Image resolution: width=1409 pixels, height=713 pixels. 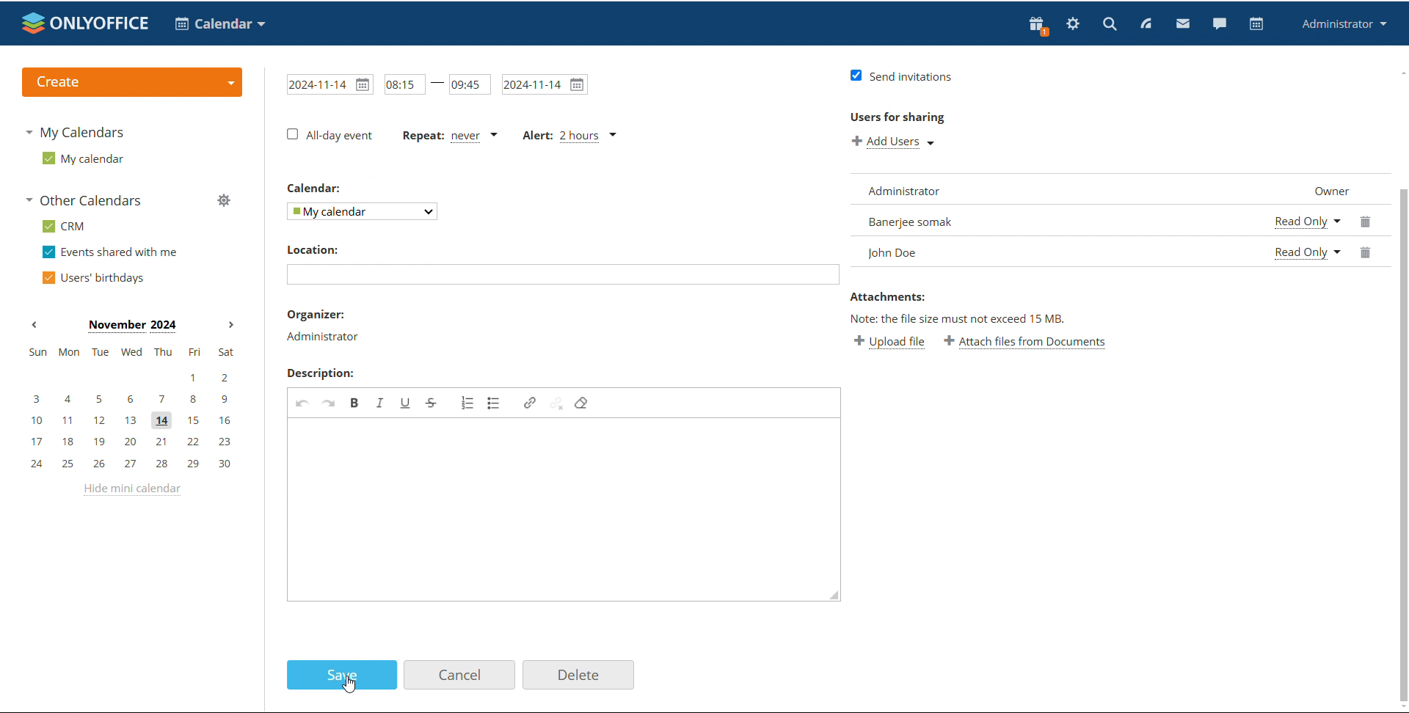 What do you see at coordinates (565, 510) in the screenshot?
I see `Add description` at bounding box center [565, 510].